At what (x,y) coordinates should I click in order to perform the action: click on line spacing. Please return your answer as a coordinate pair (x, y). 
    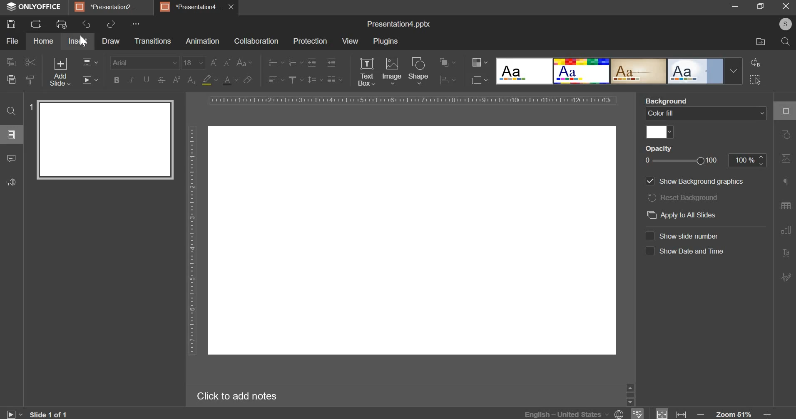
    Looking at the image, I should click on (316, 79).